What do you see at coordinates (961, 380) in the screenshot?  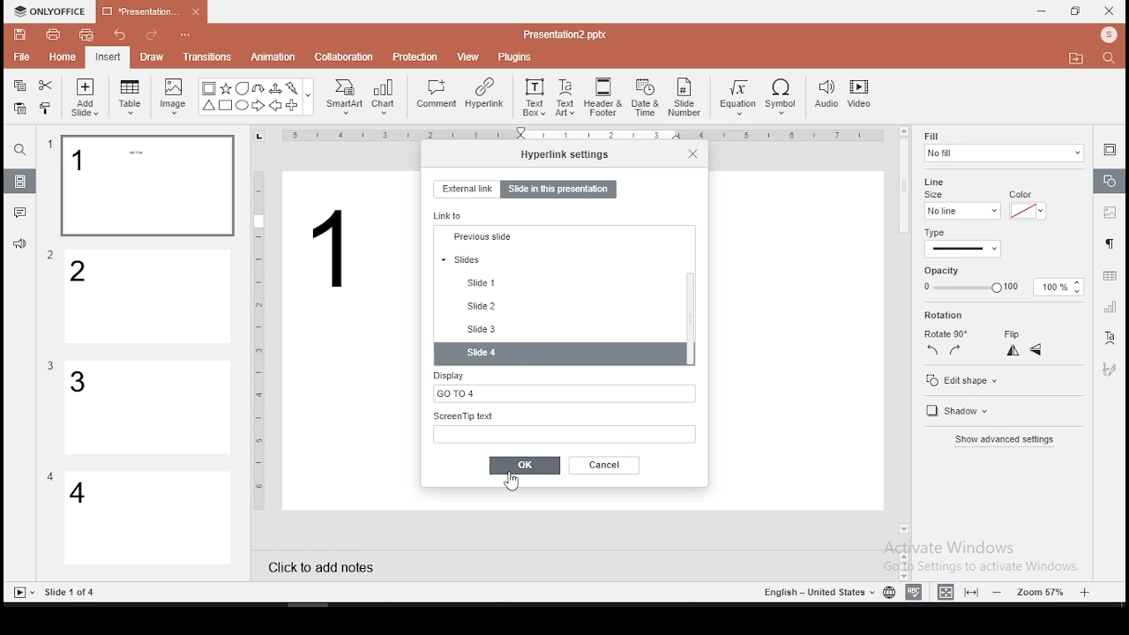 I see `edit shape` at bounding box center [961, 380].